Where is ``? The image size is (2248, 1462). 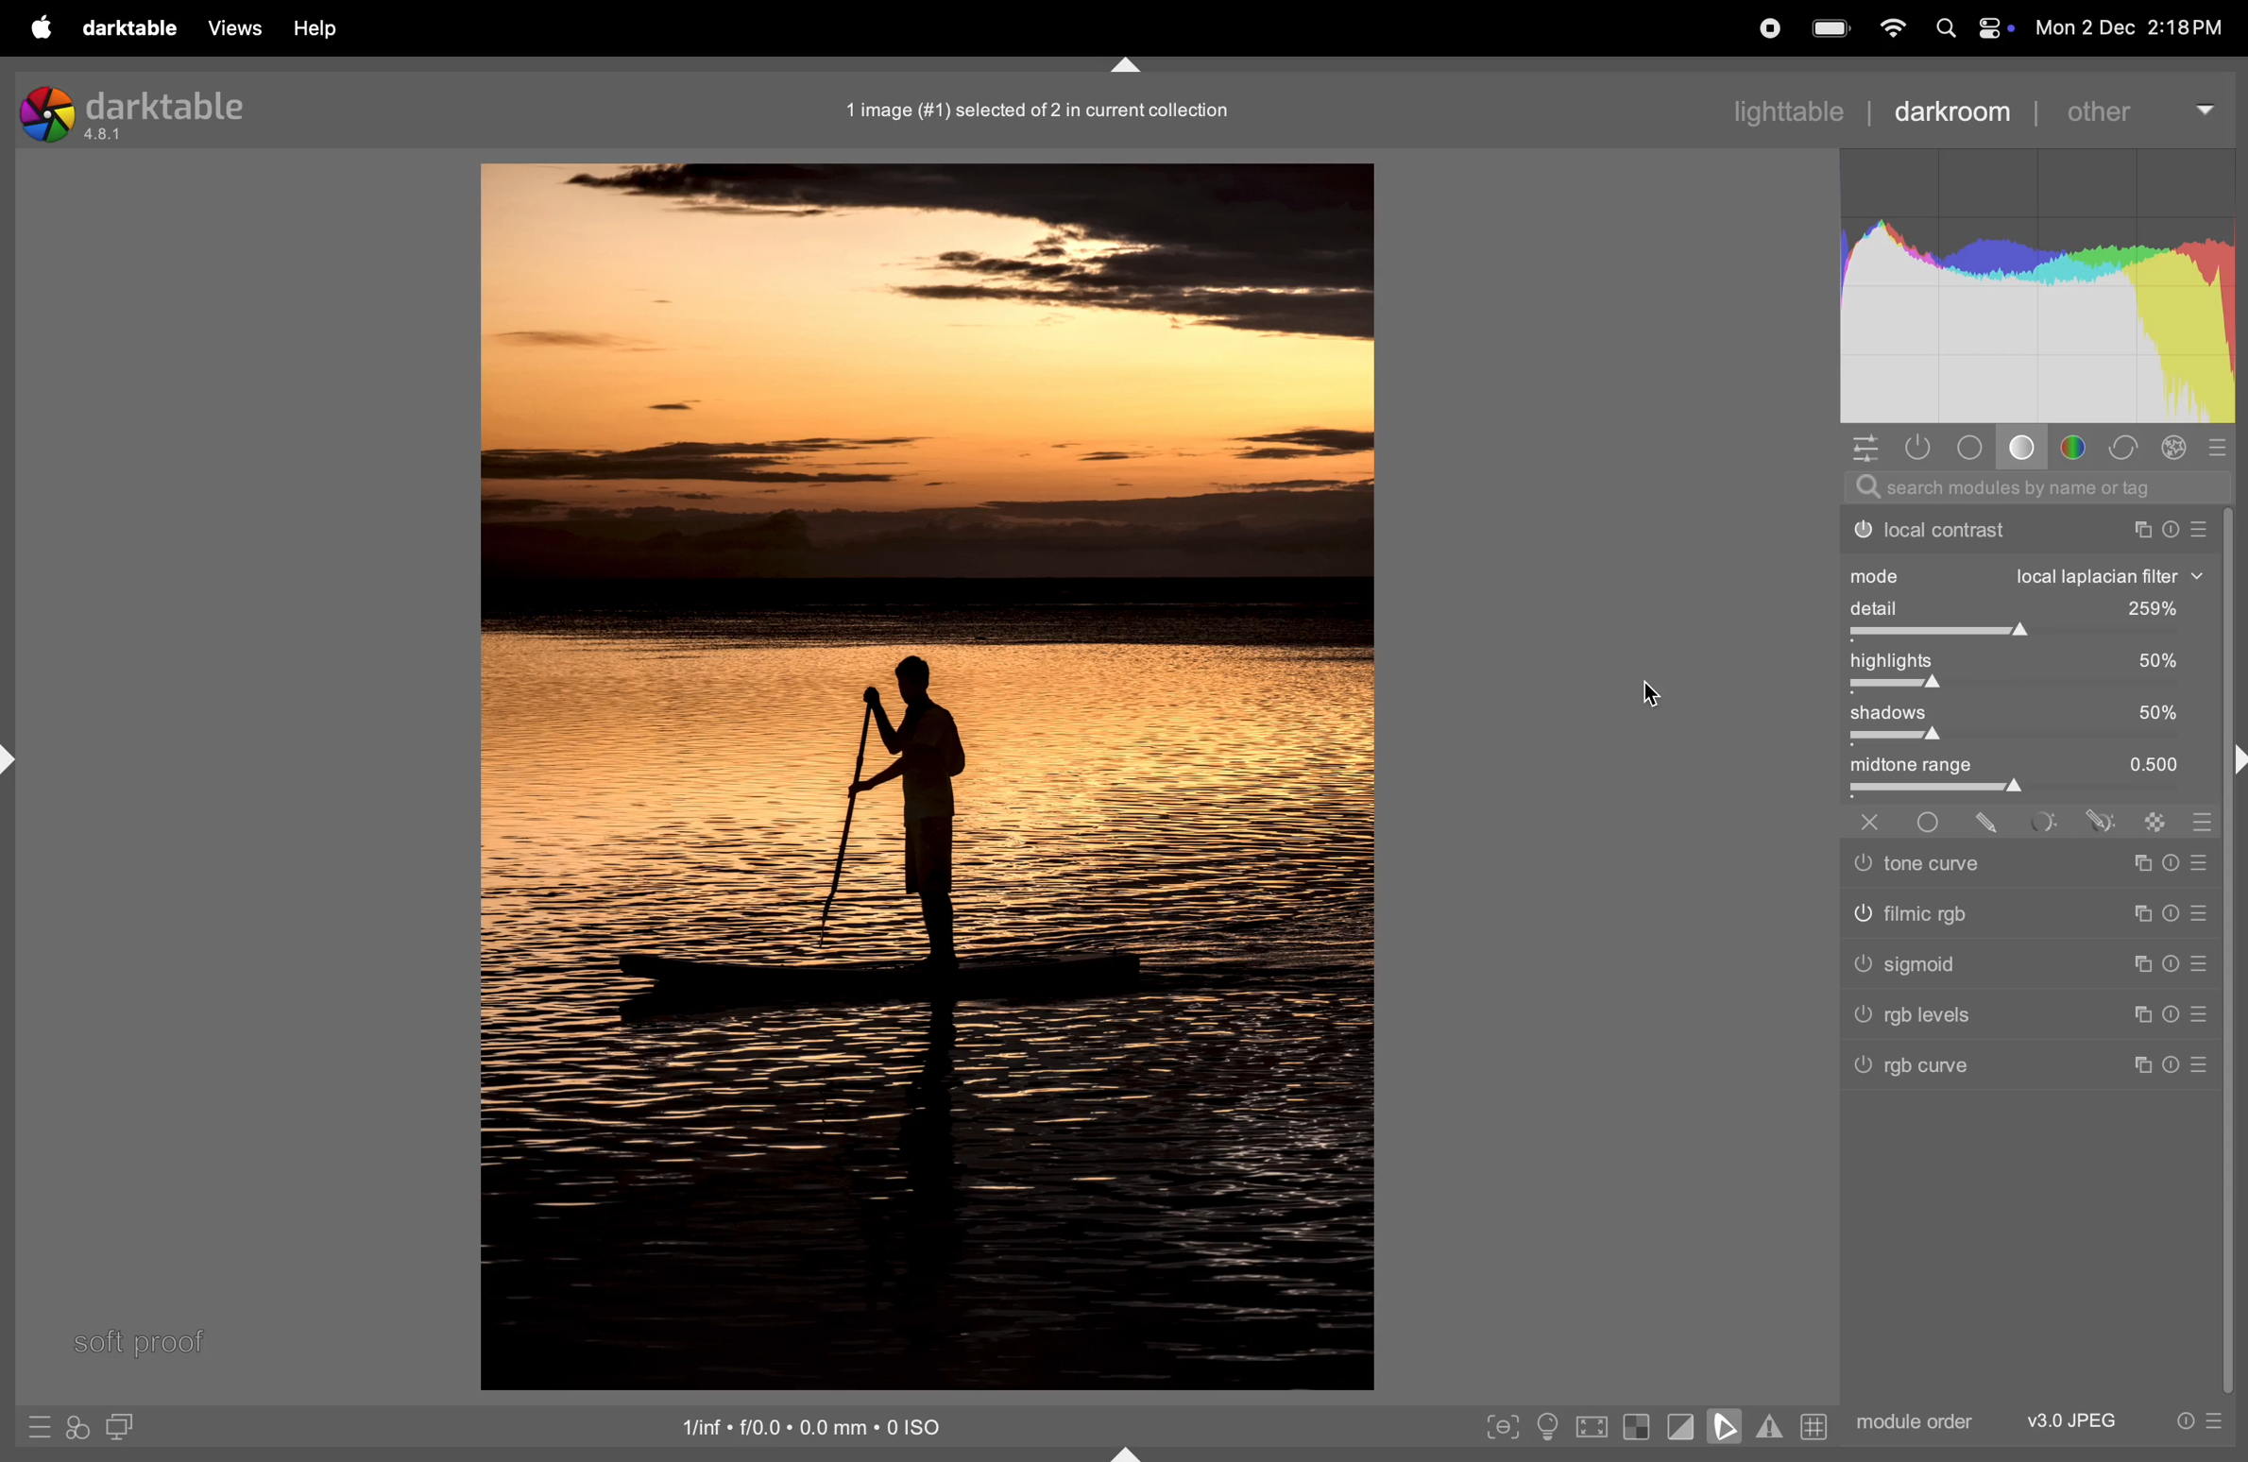  is located at coordinates (1940, 862).